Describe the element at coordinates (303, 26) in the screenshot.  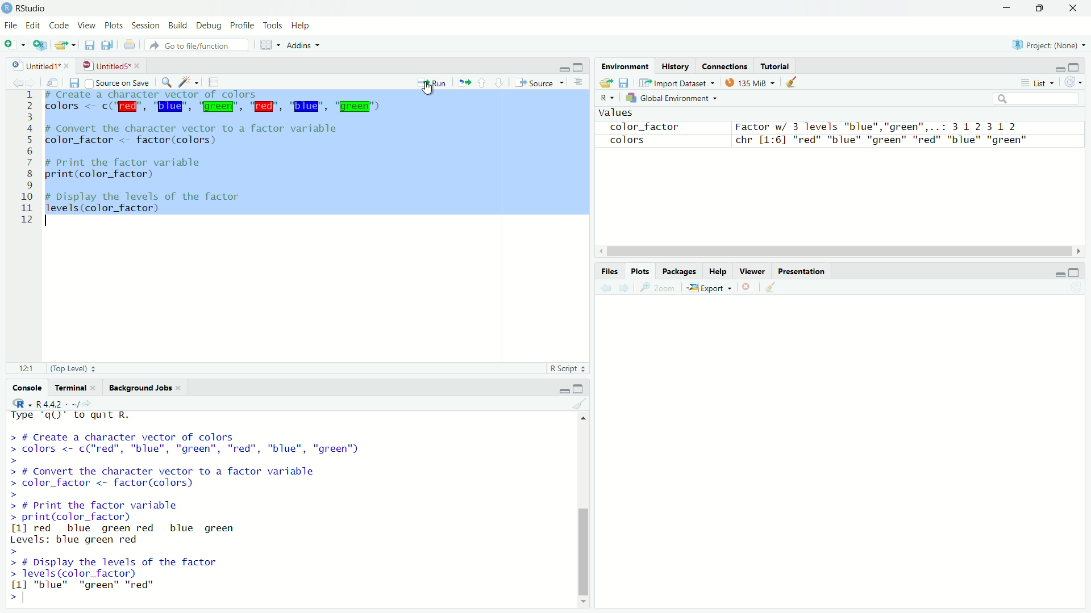
I see `help` at that location.